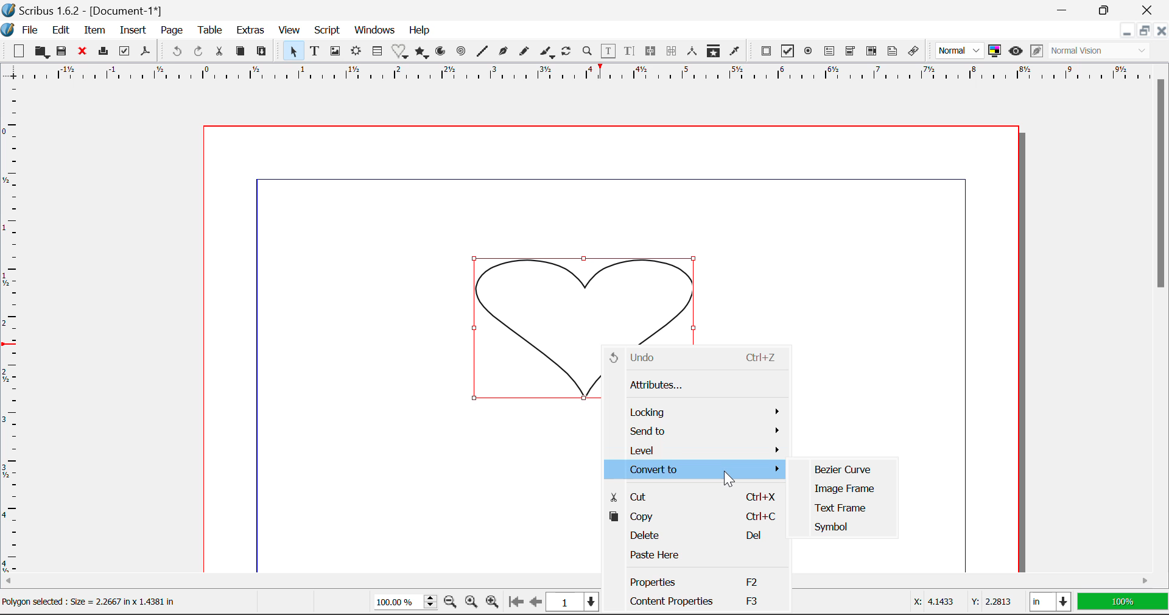  I want to click on Zoom, so click(589, 53).